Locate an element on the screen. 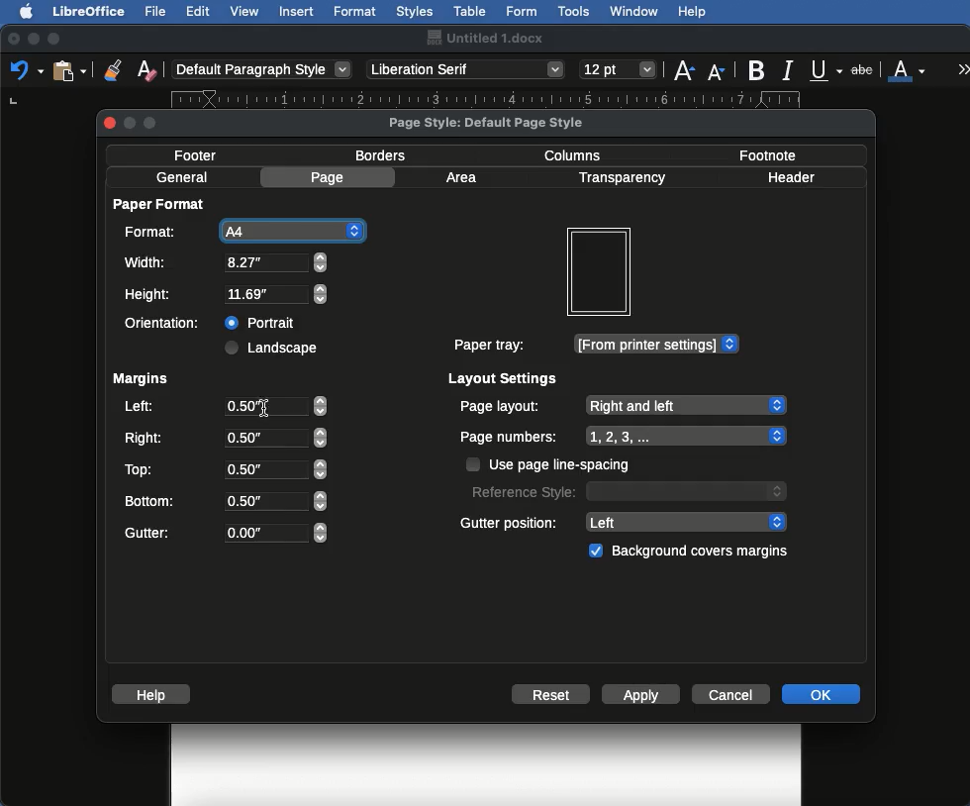 Image resolution: width=970 pixels, height=806 pixels. close is located at coordinates (112, 126).